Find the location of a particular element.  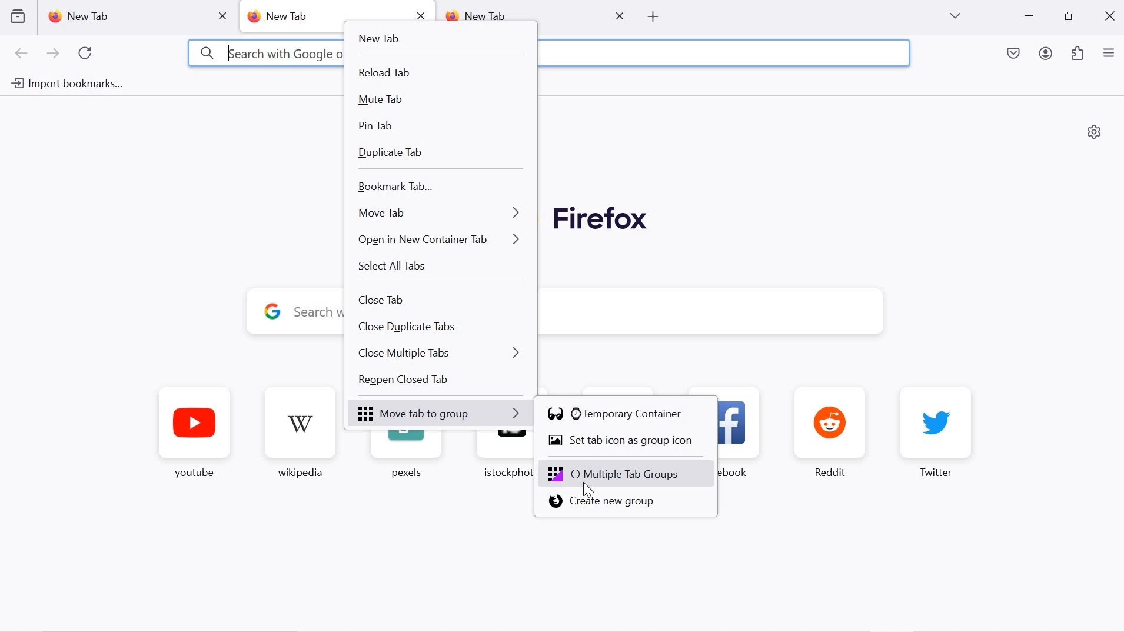

new tab is located at coordinates (442, 42).